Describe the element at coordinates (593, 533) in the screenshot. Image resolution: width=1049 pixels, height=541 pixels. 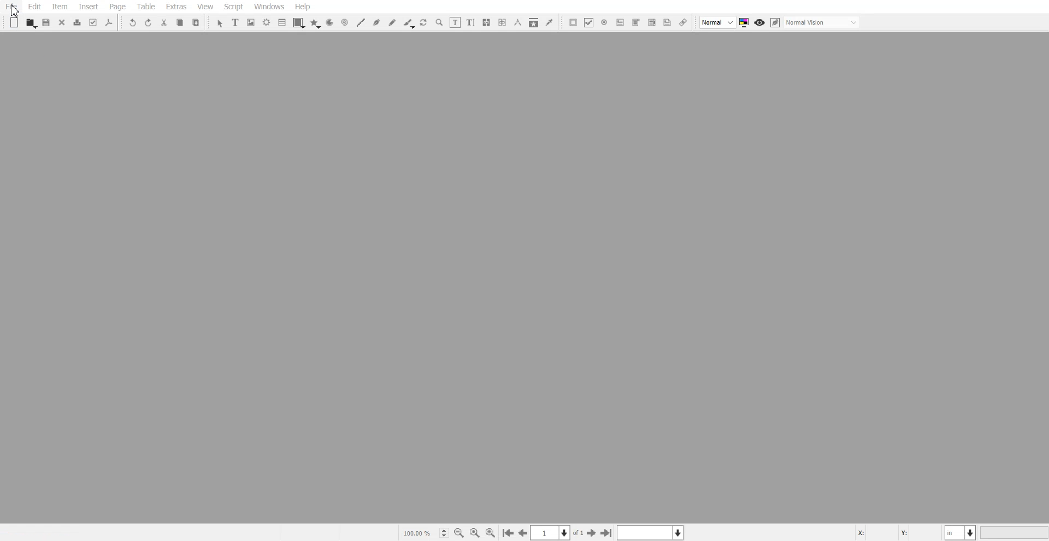
I see `Go to the First page` at that location.